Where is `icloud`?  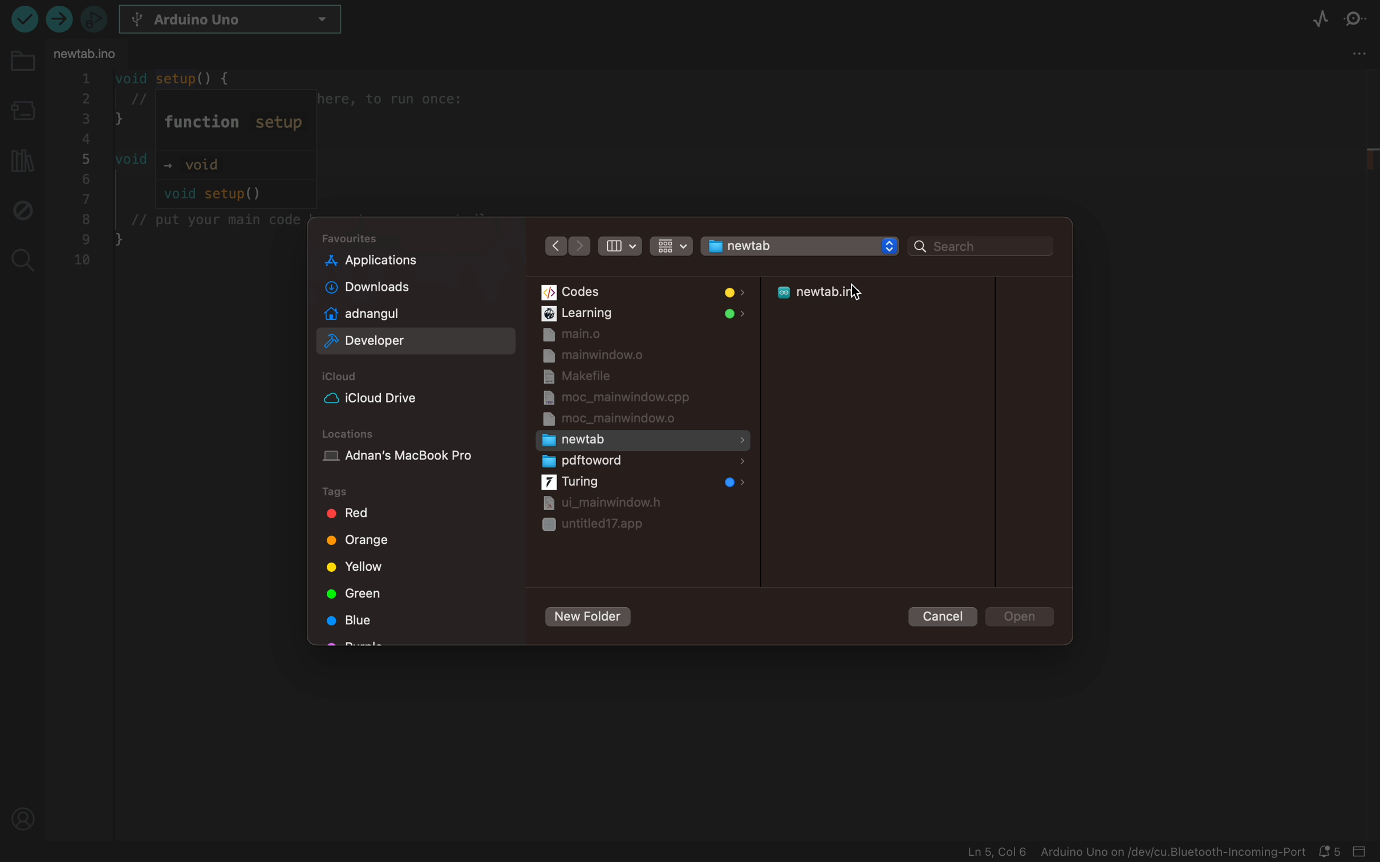
icloud is located at coordinates (344, 377).